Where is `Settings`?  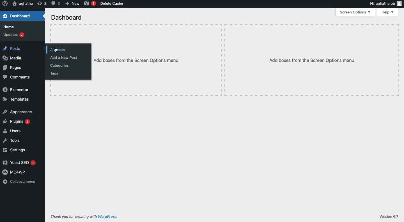
Settings is located at coordinates (15, 149).